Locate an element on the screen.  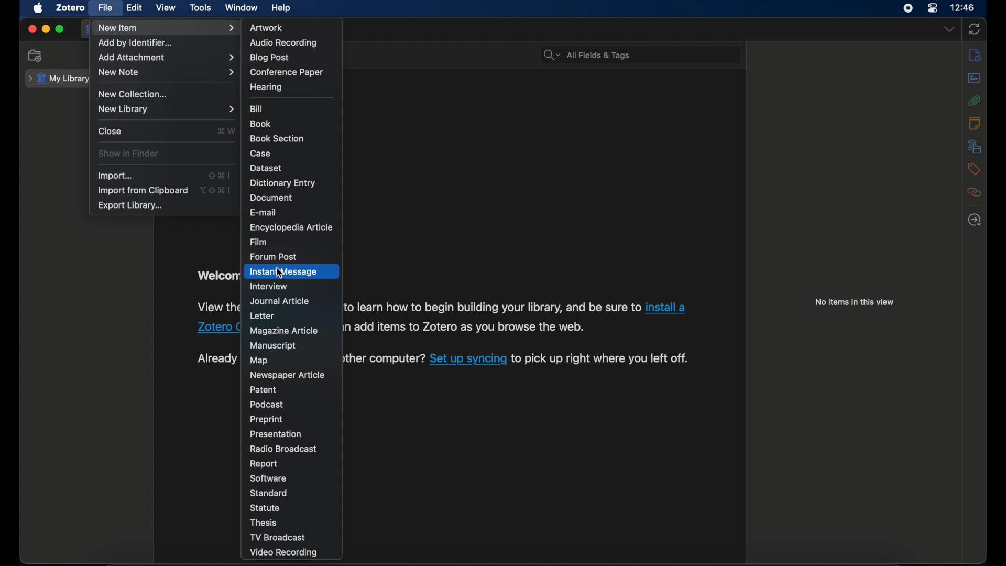
podcast is located at coordinates (265, 404).